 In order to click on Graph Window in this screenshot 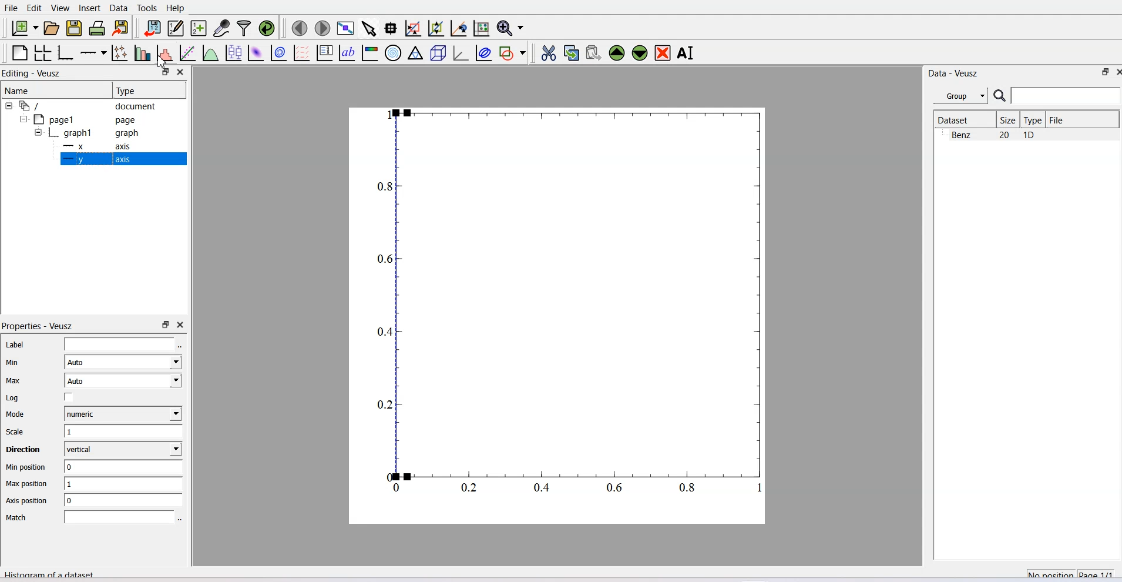, I will do `click(567, 310)`.